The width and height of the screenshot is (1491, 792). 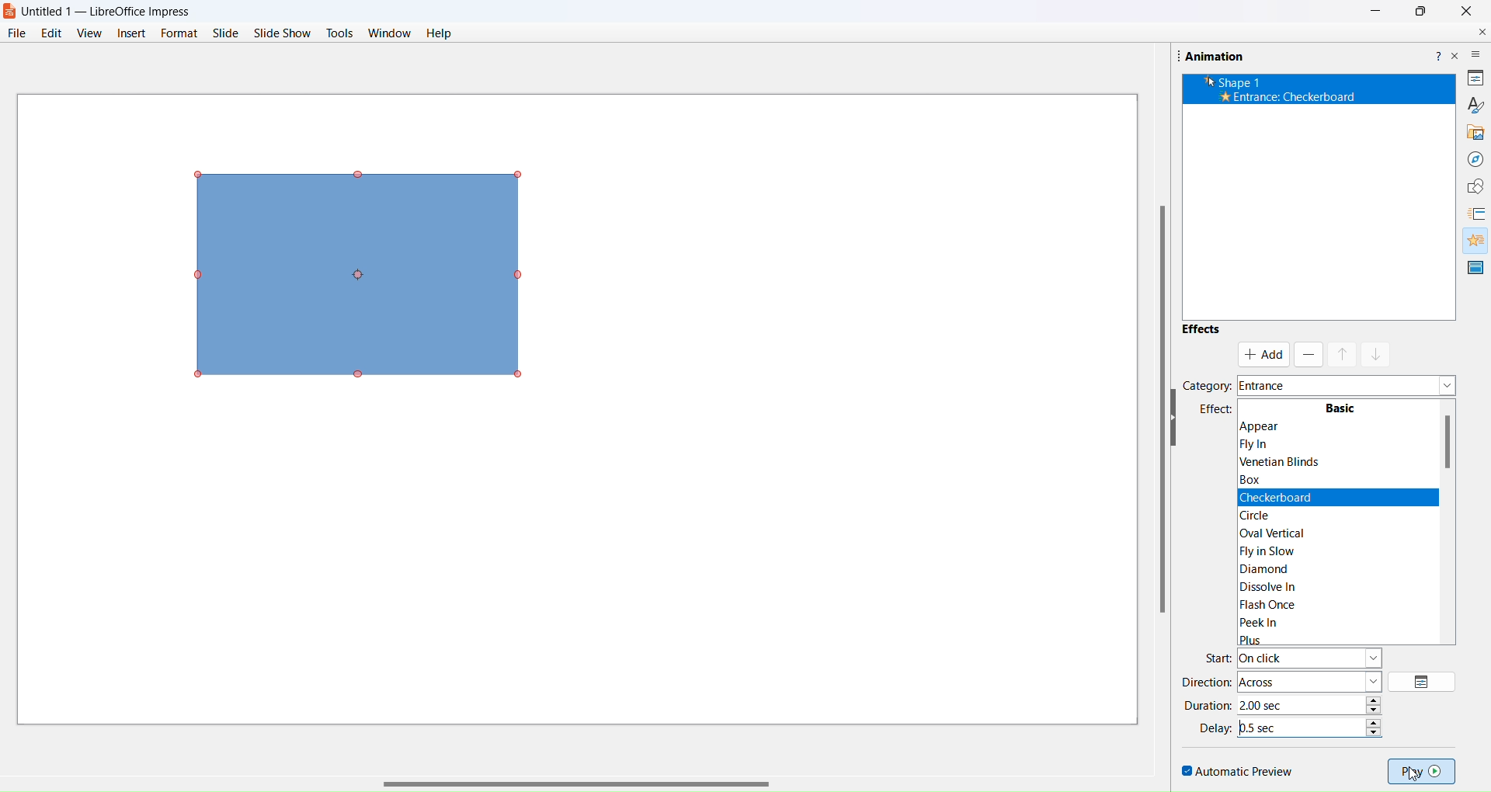 I want to click on brush, so click(x=1473, y=103).